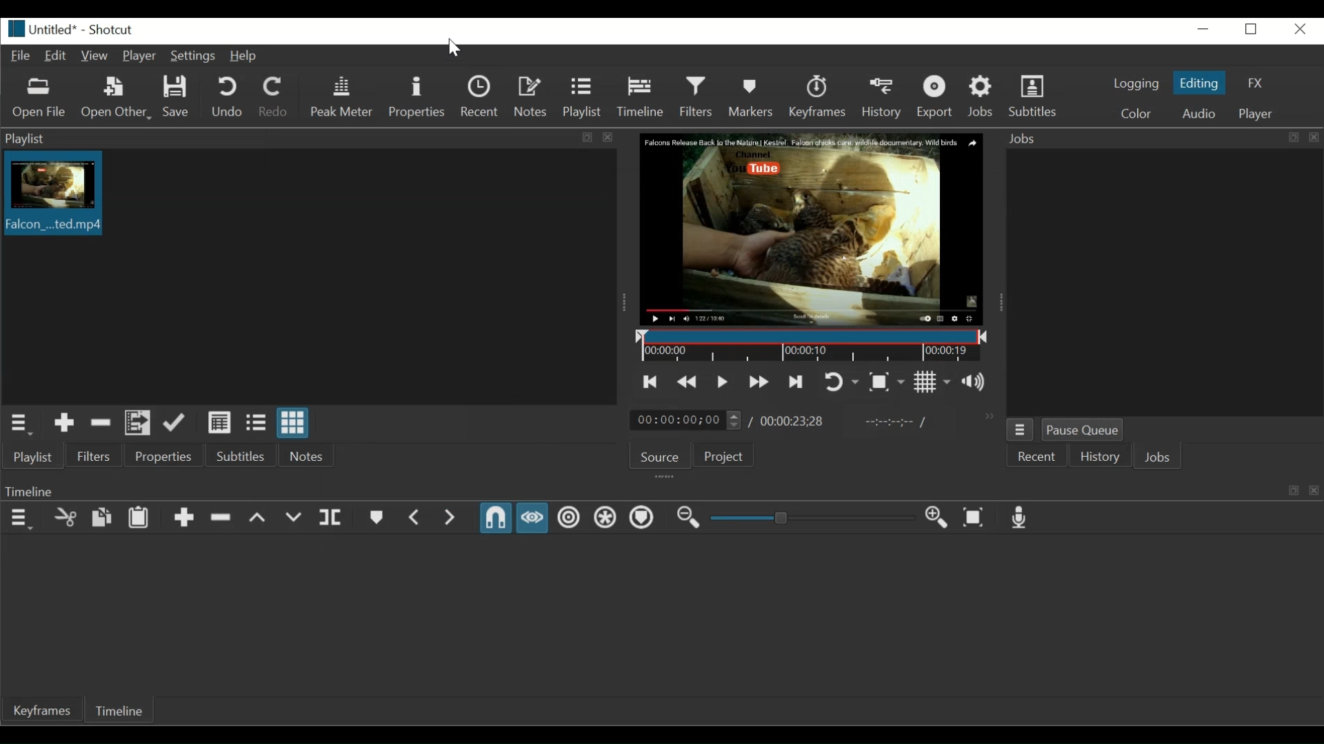 Image resolution: width=1324 pixels, height=744 pixels. What do you see at coordinates (1161, 280) in the screenshot?
I see `Jobs panel` at bounding box center [1161, 280].